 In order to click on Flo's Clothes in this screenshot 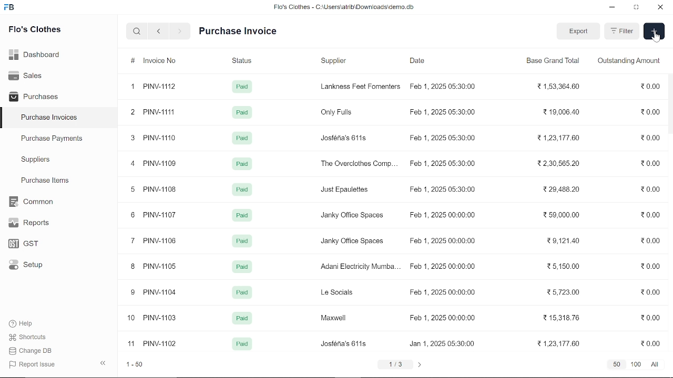, I will do `click(35, 30)`.